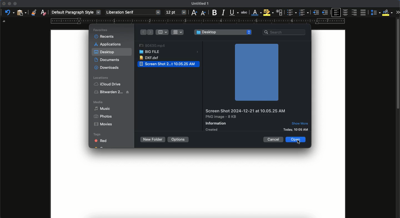 The image size is (400, 218). Describe the element at coordinates (16, 3) in the screenshot. I see `maximize` at that location.